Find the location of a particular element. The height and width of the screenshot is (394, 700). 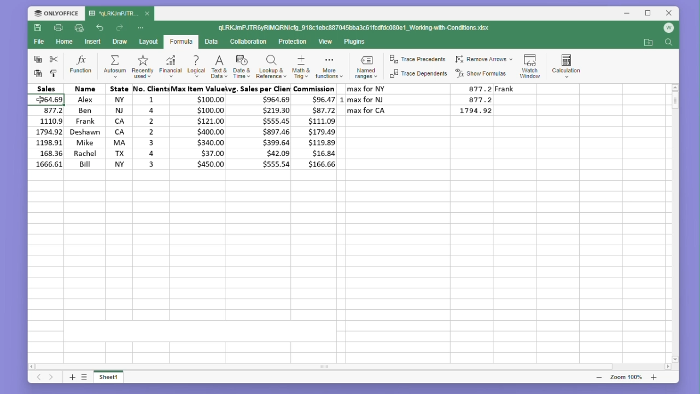

scroll down is located at coordinates (675, 359).